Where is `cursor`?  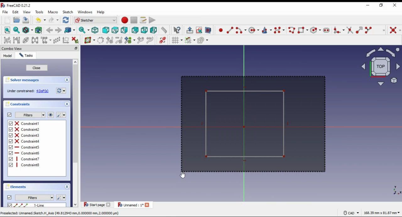 cursor is located at coordinates (183, 174).